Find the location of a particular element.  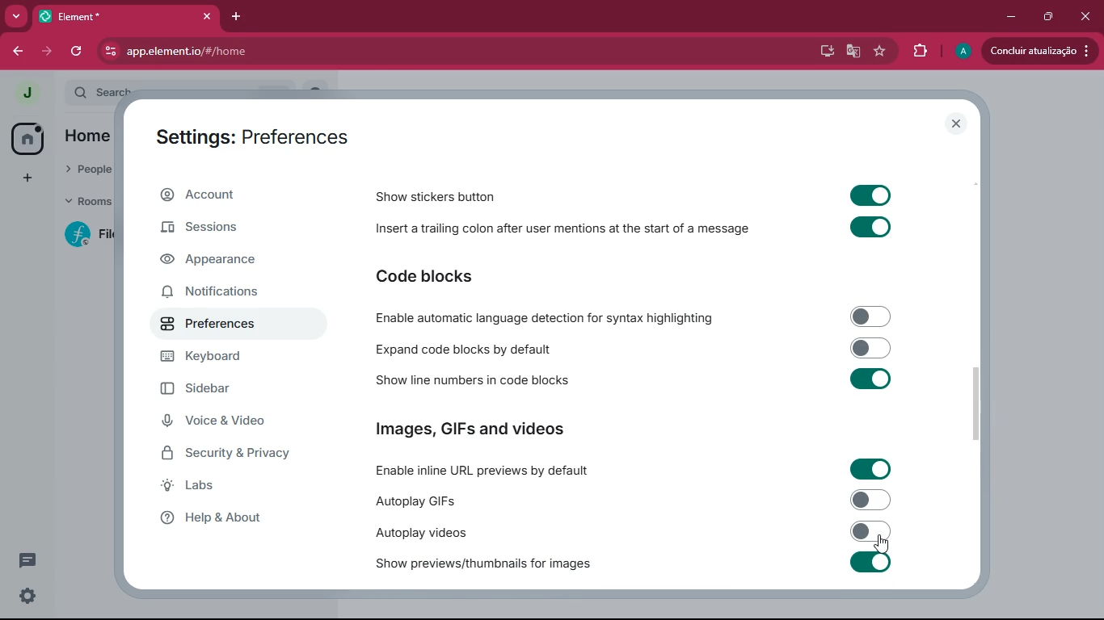

rooms is located at coordinates (86, 203).